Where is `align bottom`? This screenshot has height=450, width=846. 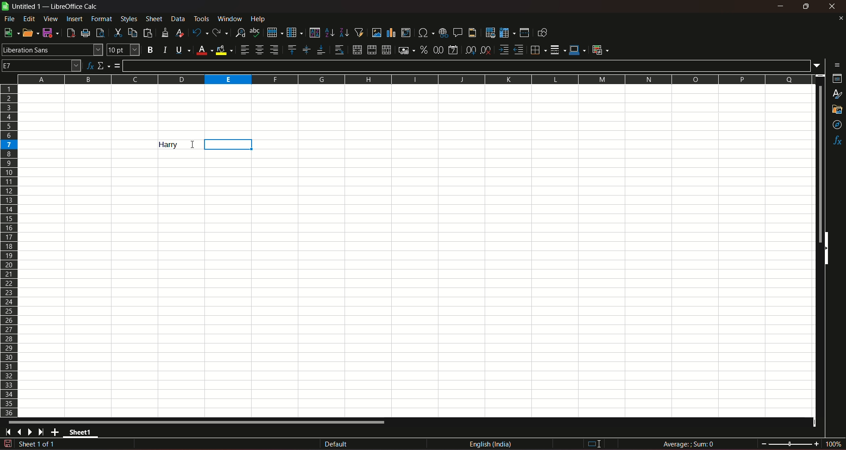 align bottom is located at coordinates (320, 50).